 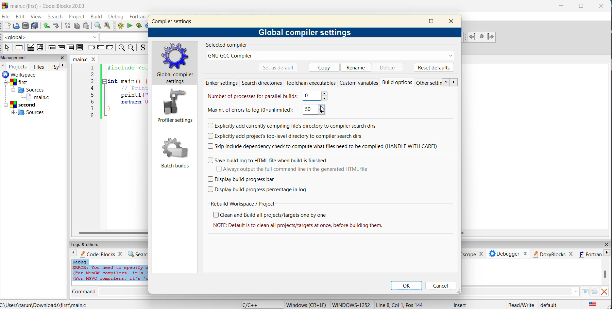 What do you see at coordinates (20, 17) in the screenshot?
I see `edit` at bounding box center [20, 17].